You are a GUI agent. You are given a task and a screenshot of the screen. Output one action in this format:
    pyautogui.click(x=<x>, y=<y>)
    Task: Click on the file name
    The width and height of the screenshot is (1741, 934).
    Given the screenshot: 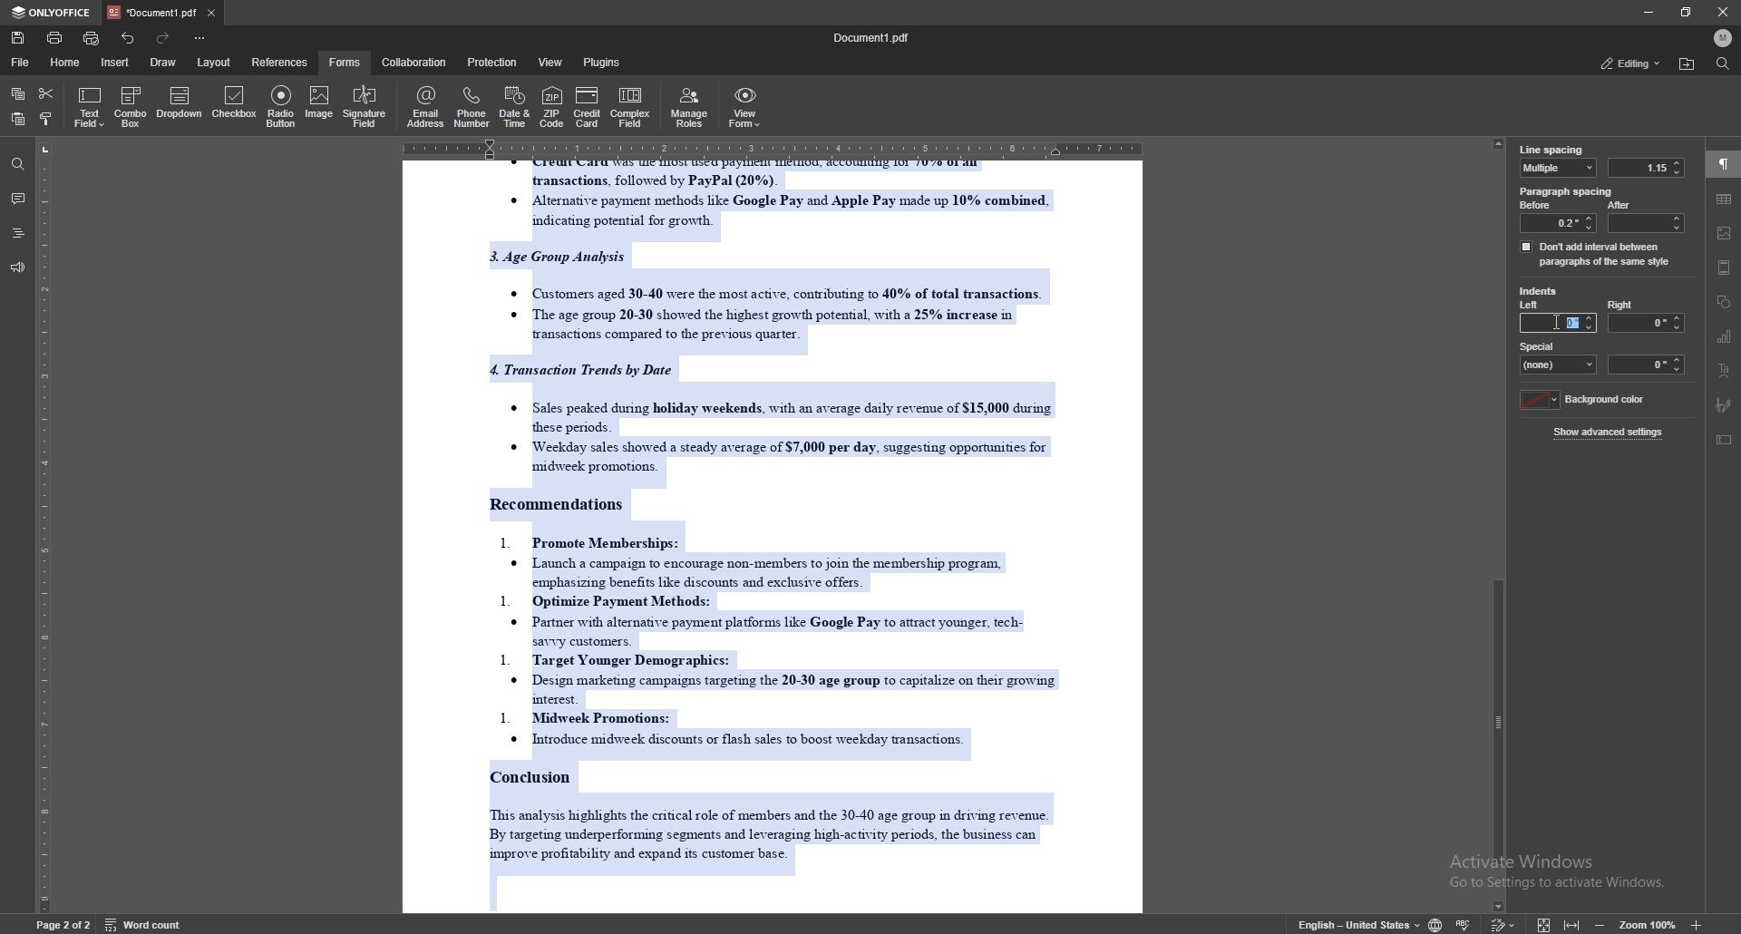 What is the action you would take?
    pyautogui.click(x=872, y=38)
    